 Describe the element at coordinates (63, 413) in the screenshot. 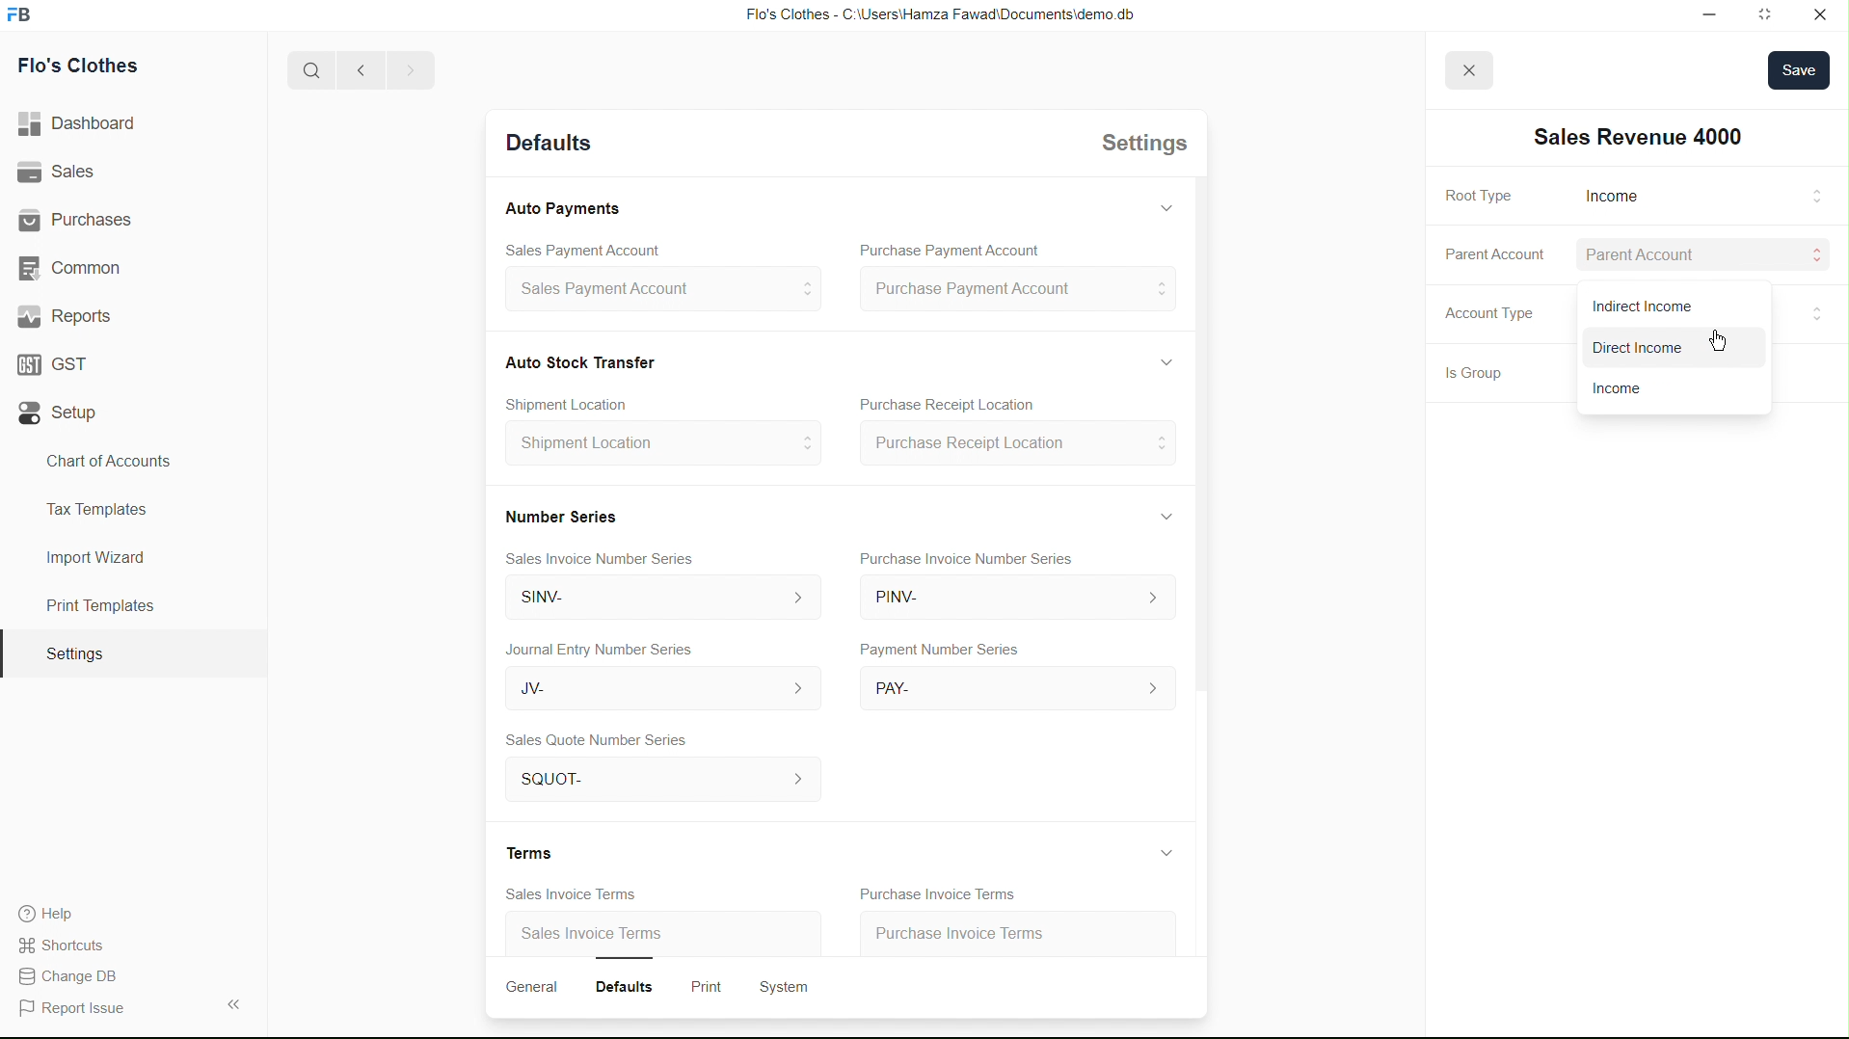

I see `Setup` at that location.